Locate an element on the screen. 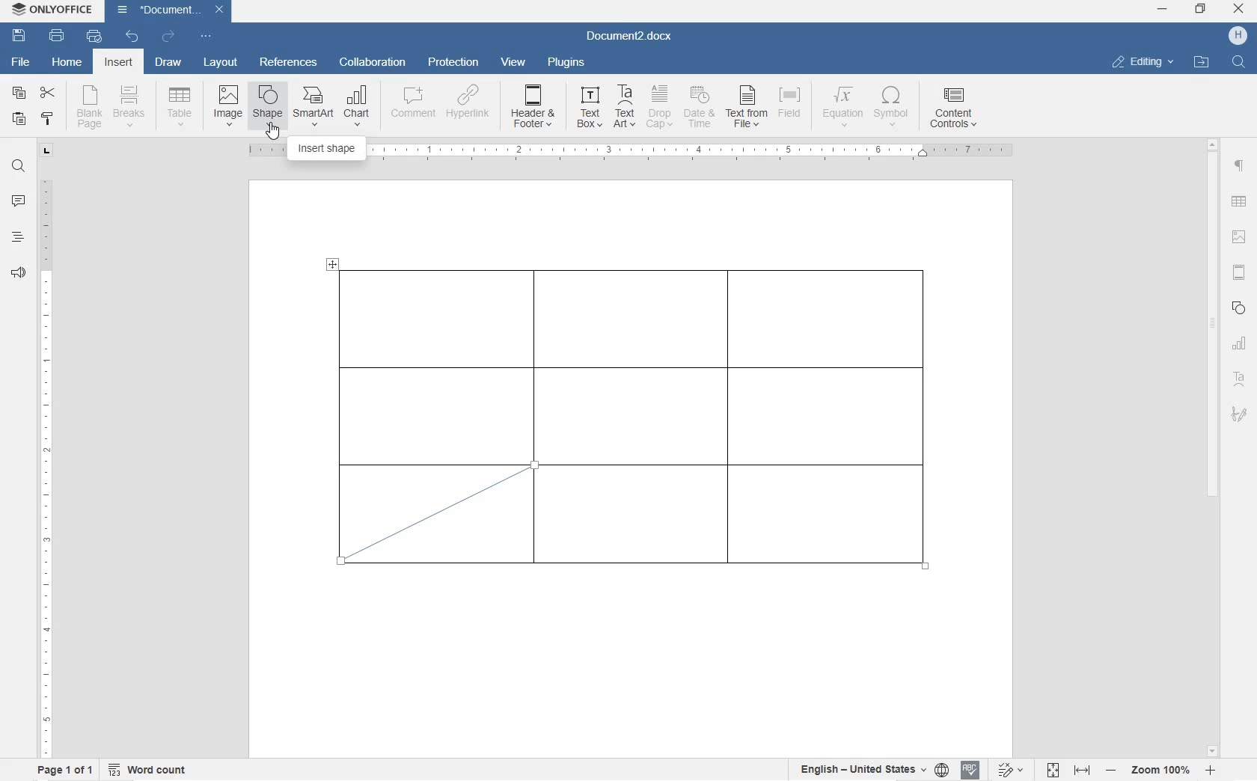 The height and width of the screenshot is (781, 1257). zoom in or out is located at coordinates (1162, 770).